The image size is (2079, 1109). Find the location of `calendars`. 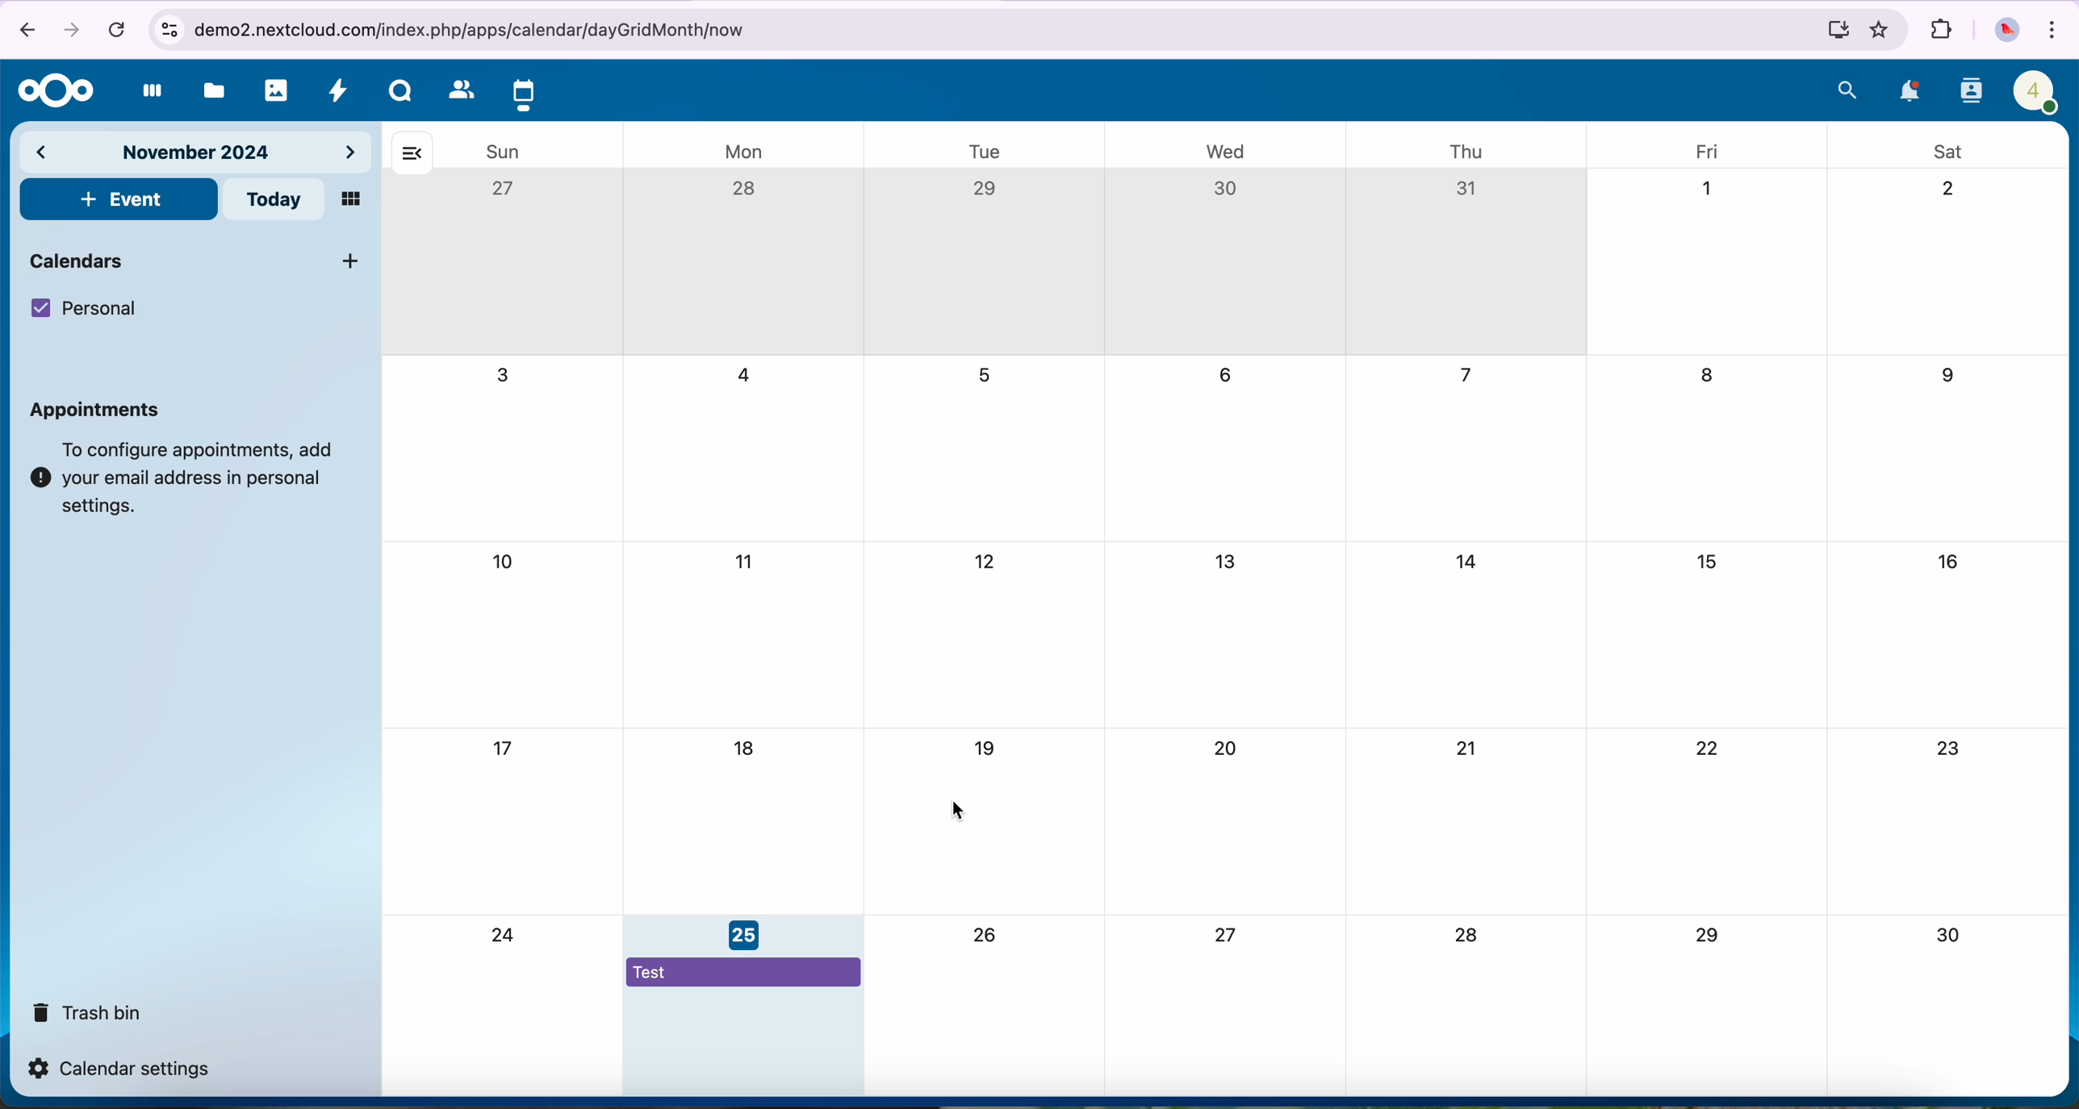

calendars is located at coordinates (198, 260).